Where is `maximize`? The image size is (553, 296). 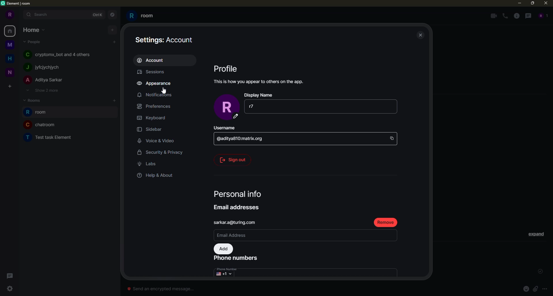 maximize is located at coordinates (533, 3).